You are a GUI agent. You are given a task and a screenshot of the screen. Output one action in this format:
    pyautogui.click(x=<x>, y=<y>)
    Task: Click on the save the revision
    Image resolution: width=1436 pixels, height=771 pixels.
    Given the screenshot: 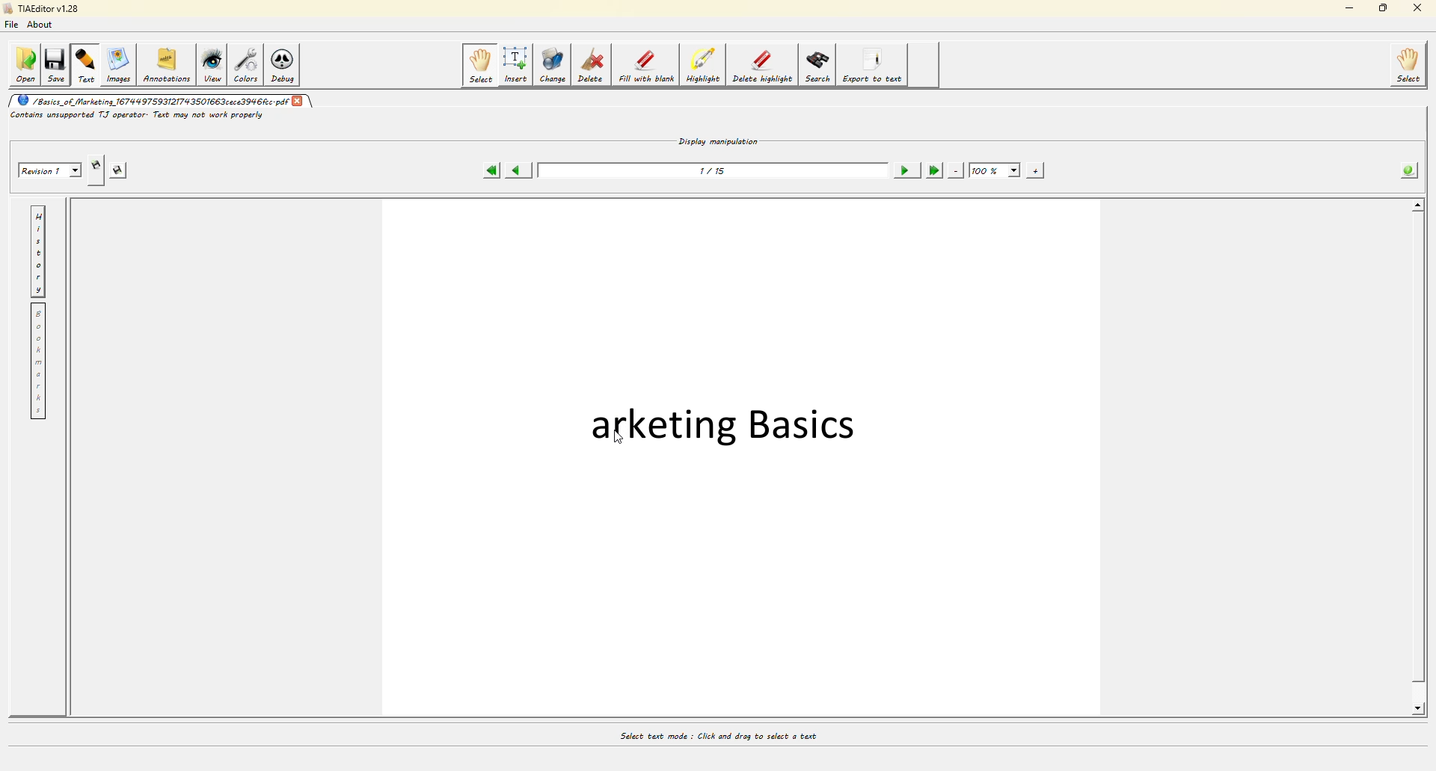 What is the action you would take?
    pyautogui.click(x=124, y=168)
    